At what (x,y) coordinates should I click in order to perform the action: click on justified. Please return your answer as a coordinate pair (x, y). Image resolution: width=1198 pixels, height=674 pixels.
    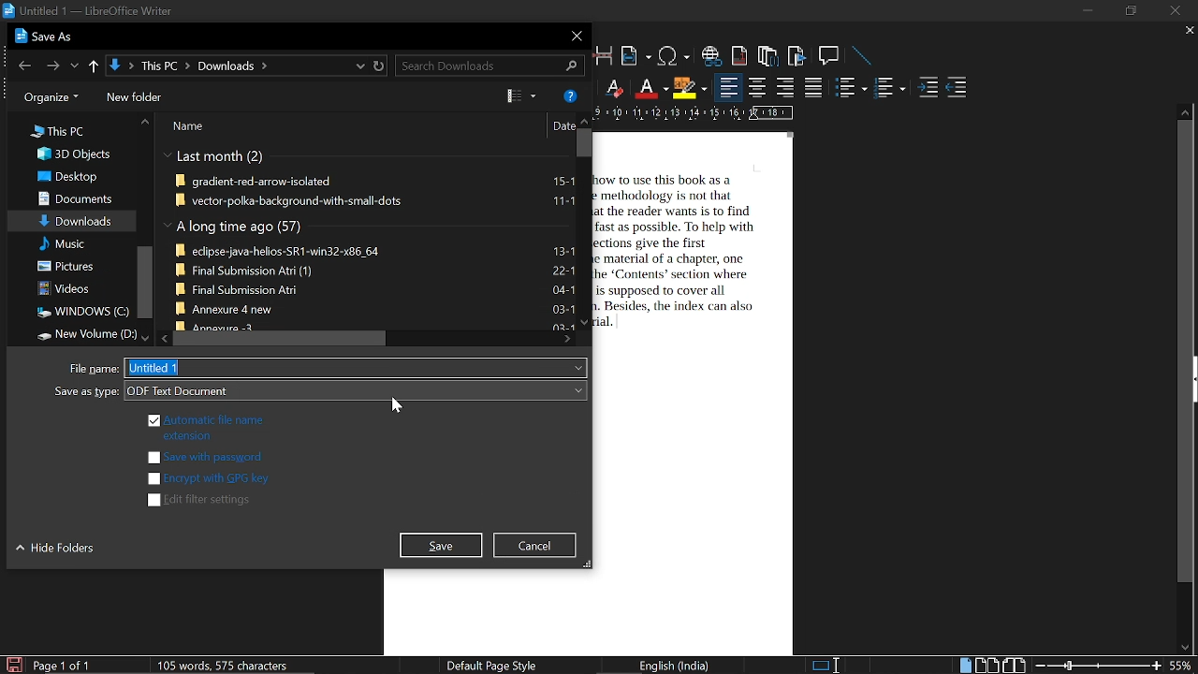
    Looking at the image, I should click on (814, 87).